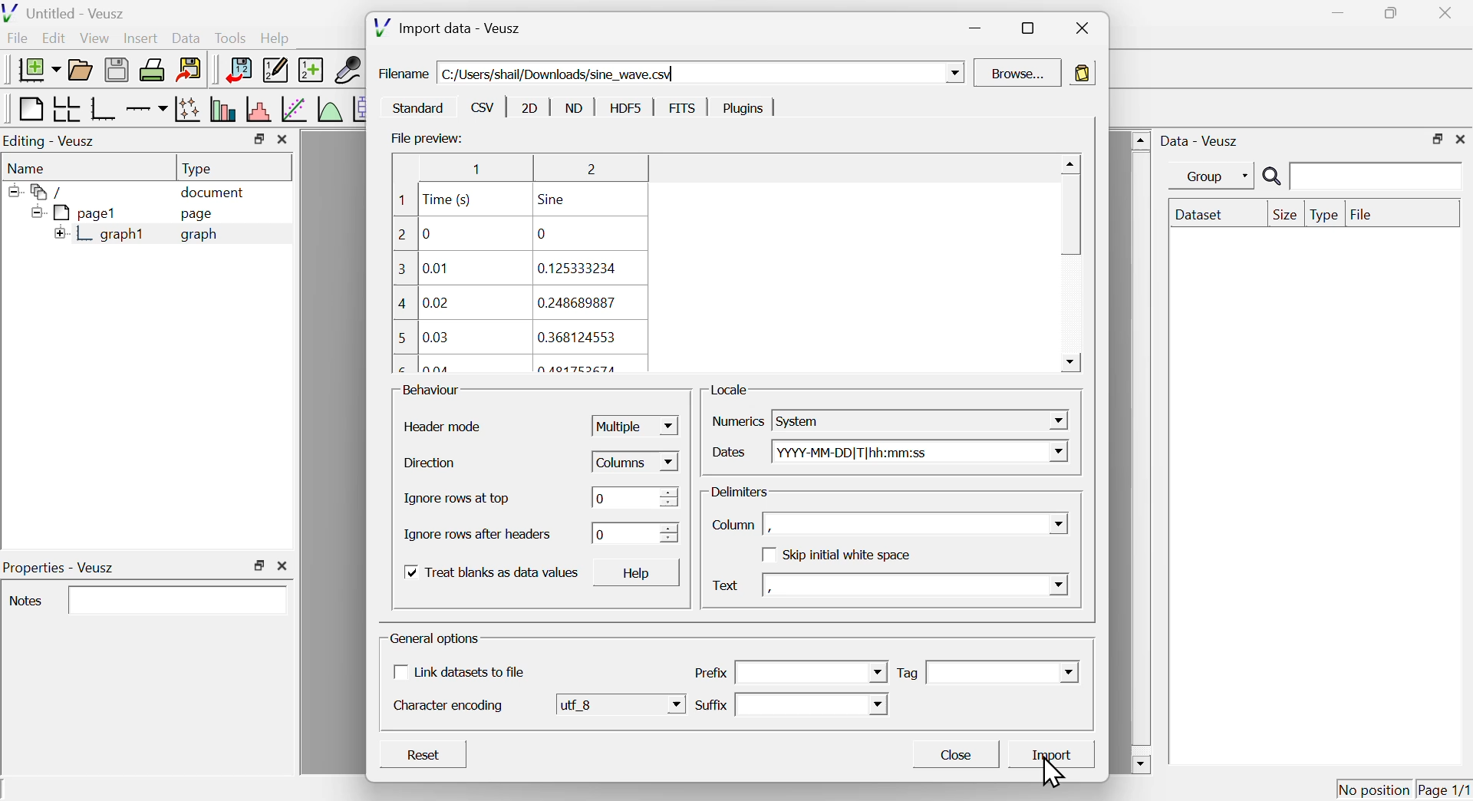 This screenshot has width=1473, height=801. I want to click on dataset, so click(1203, 214).